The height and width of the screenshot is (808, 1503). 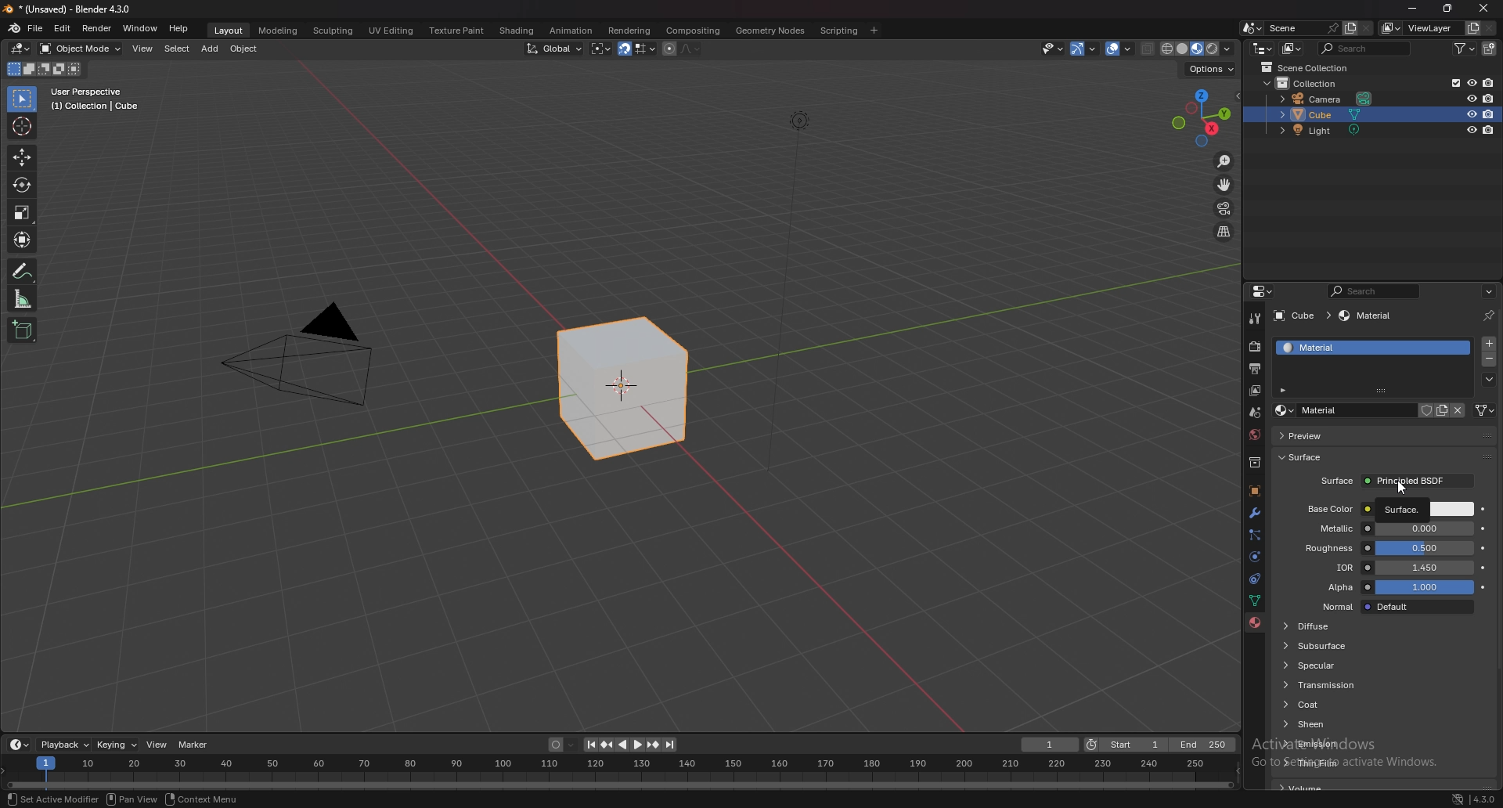 What do you see at coordinates (1256, 433) in the screenshot?
I see `world` at bounding box center [1256, 433].